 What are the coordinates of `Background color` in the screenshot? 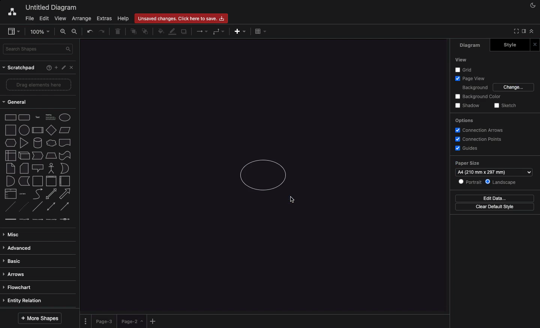 It's located at (477, 96).